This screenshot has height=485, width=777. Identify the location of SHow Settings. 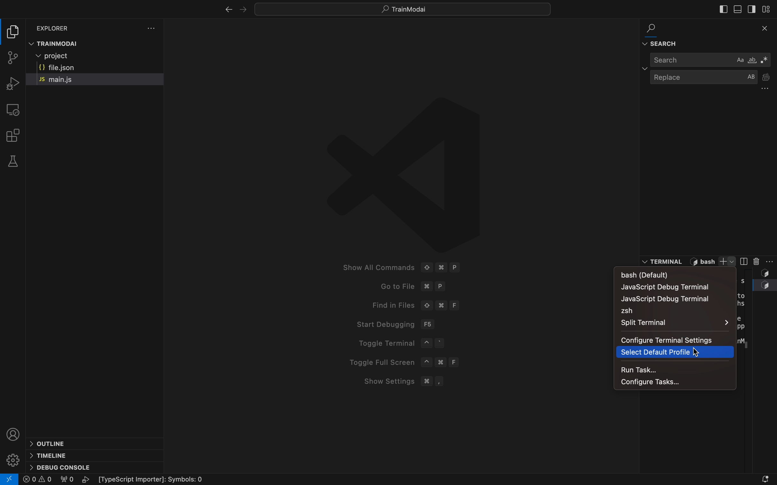
(438, 381).